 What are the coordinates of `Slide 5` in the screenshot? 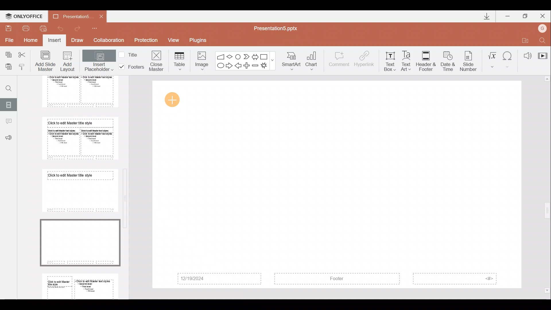 It's located at (75, 92).